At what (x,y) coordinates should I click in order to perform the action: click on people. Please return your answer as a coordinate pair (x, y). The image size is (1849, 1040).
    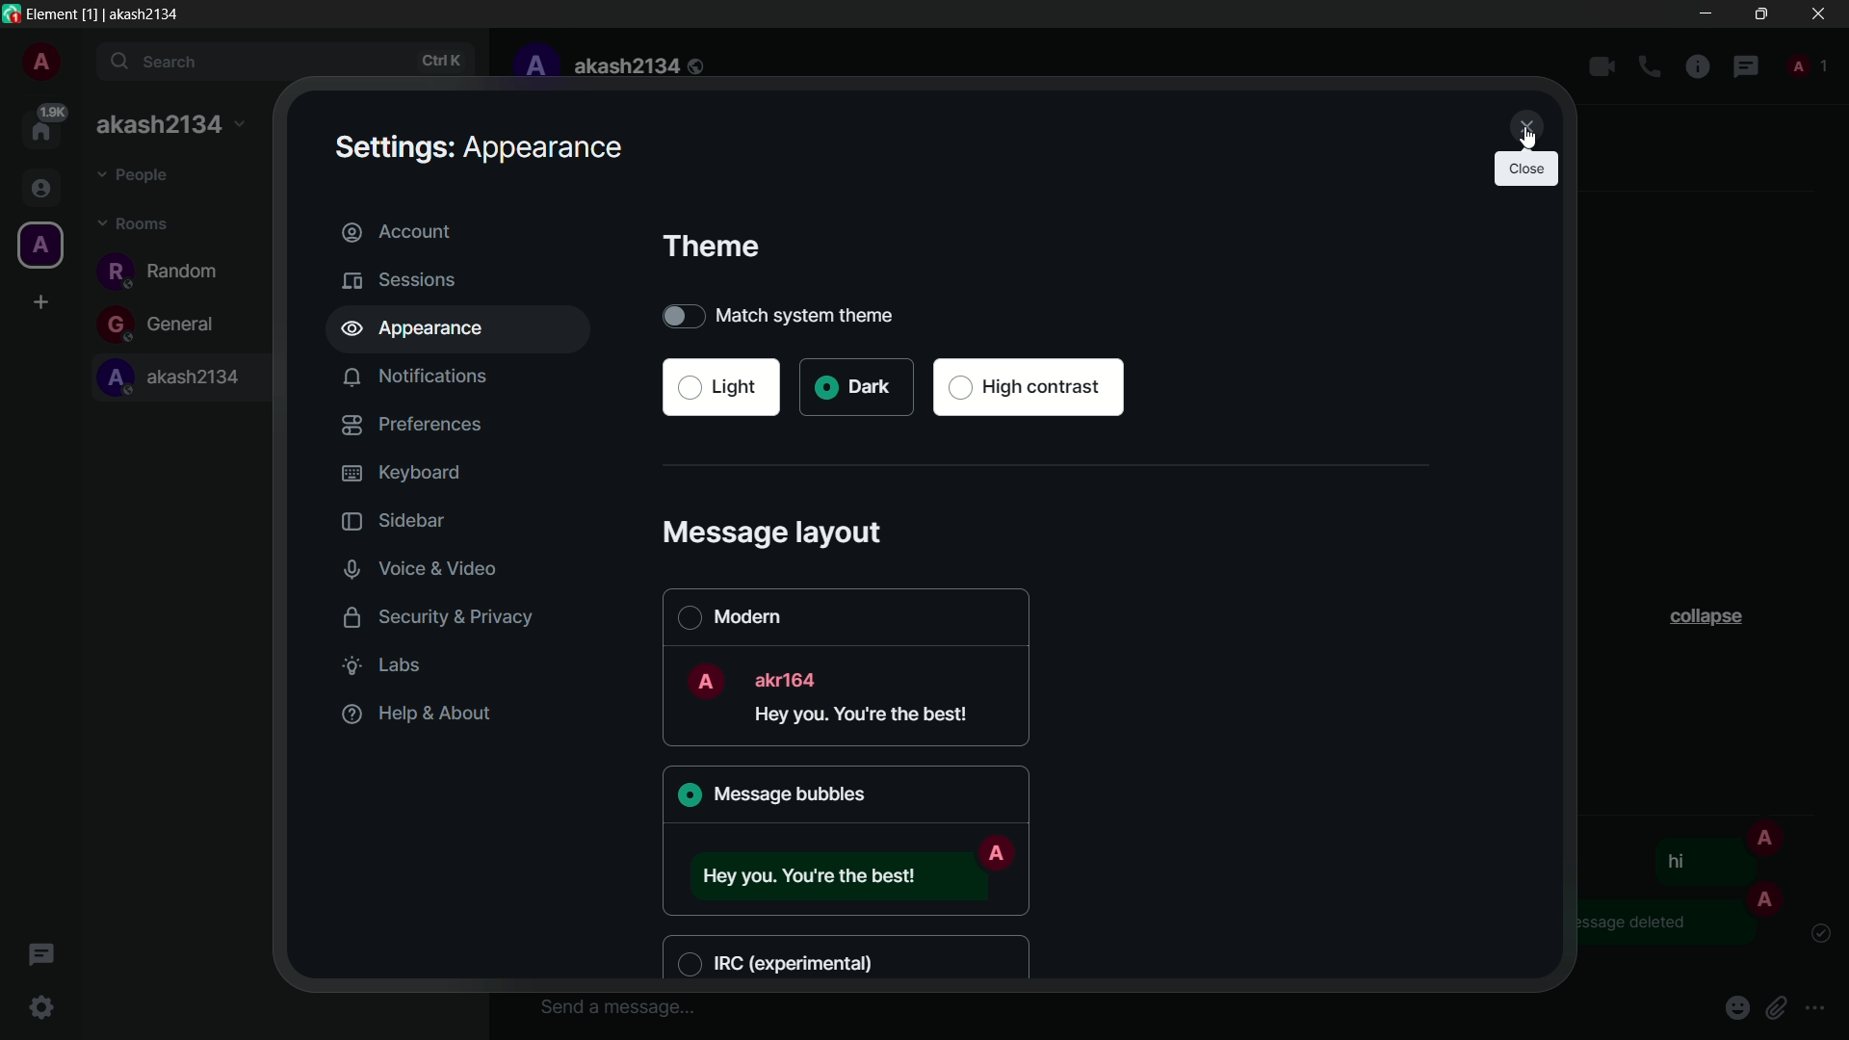
    Looking at the image, I should click on (137, 177).